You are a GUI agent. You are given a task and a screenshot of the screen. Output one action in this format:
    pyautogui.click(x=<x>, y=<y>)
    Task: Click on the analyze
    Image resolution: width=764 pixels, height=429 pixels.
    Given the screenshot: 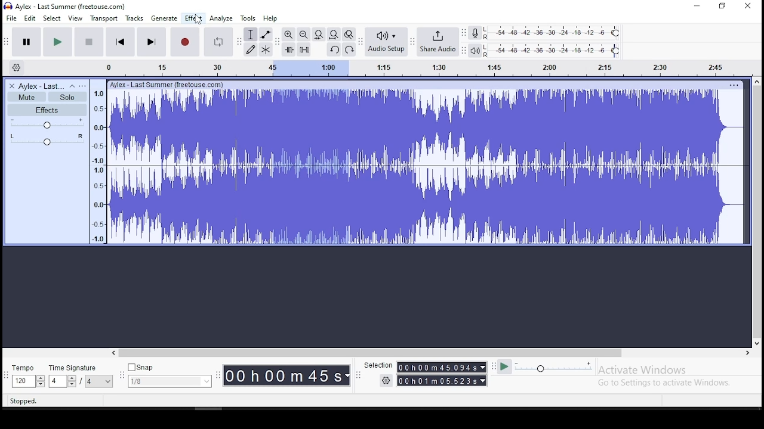 What is the action you would take?
    pyautogui.click(x=222, y=18)
    